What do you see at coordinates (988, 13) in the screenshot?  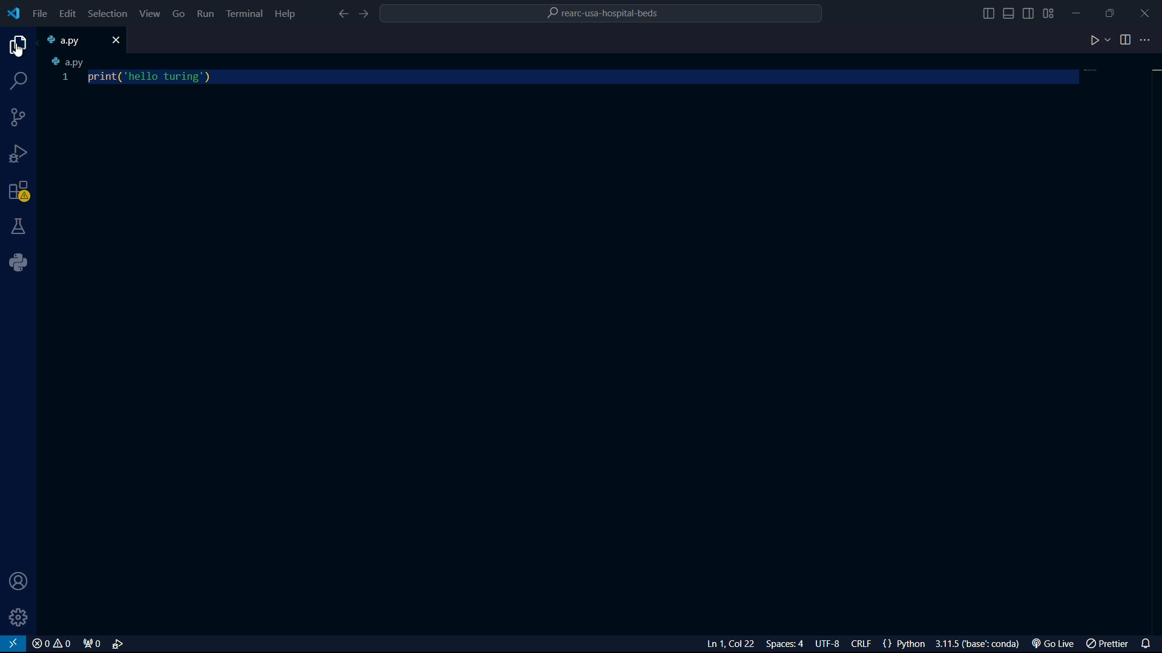 I see `toggle primary sidebar` at bounding box center [988, 13].